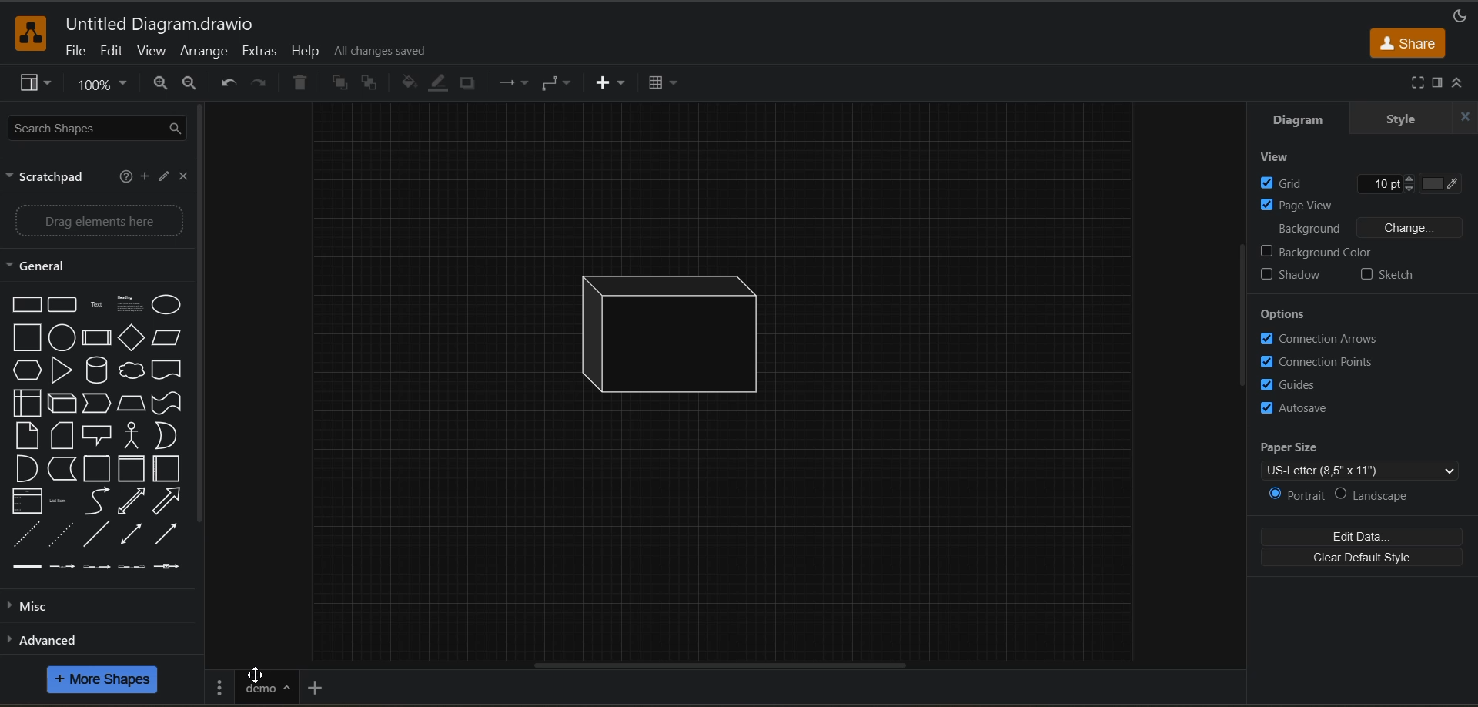  Describe the element at coordinates (1316, 253) in the screenshot. I see `background color` at that location.